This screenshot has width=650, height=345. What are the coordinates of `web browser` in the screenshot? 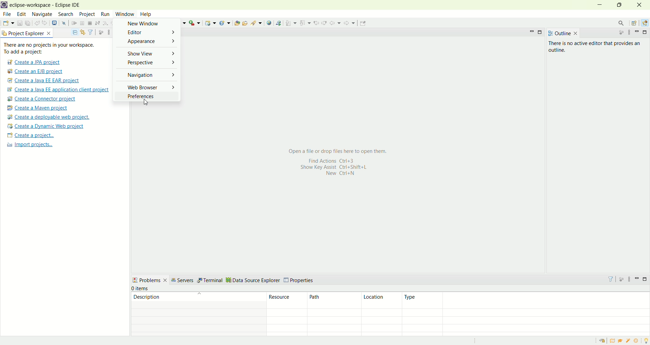 It's located at (147, 86).